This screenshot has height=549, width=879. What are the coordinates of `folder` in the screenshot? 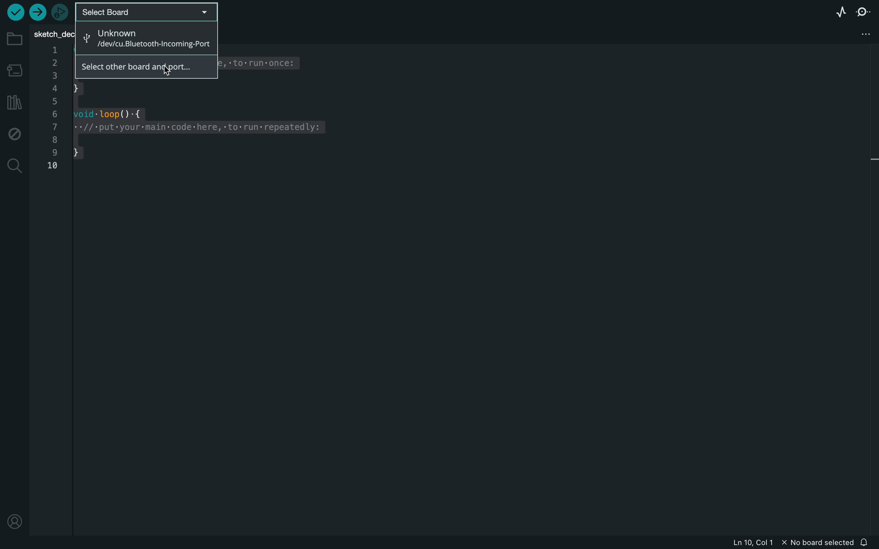 It's located at (15, 40).